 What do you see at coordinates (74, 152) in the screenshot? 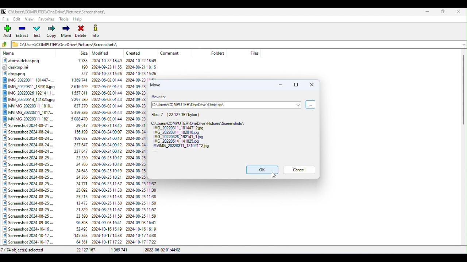
I see `Files` at bounding box center [74, 152].